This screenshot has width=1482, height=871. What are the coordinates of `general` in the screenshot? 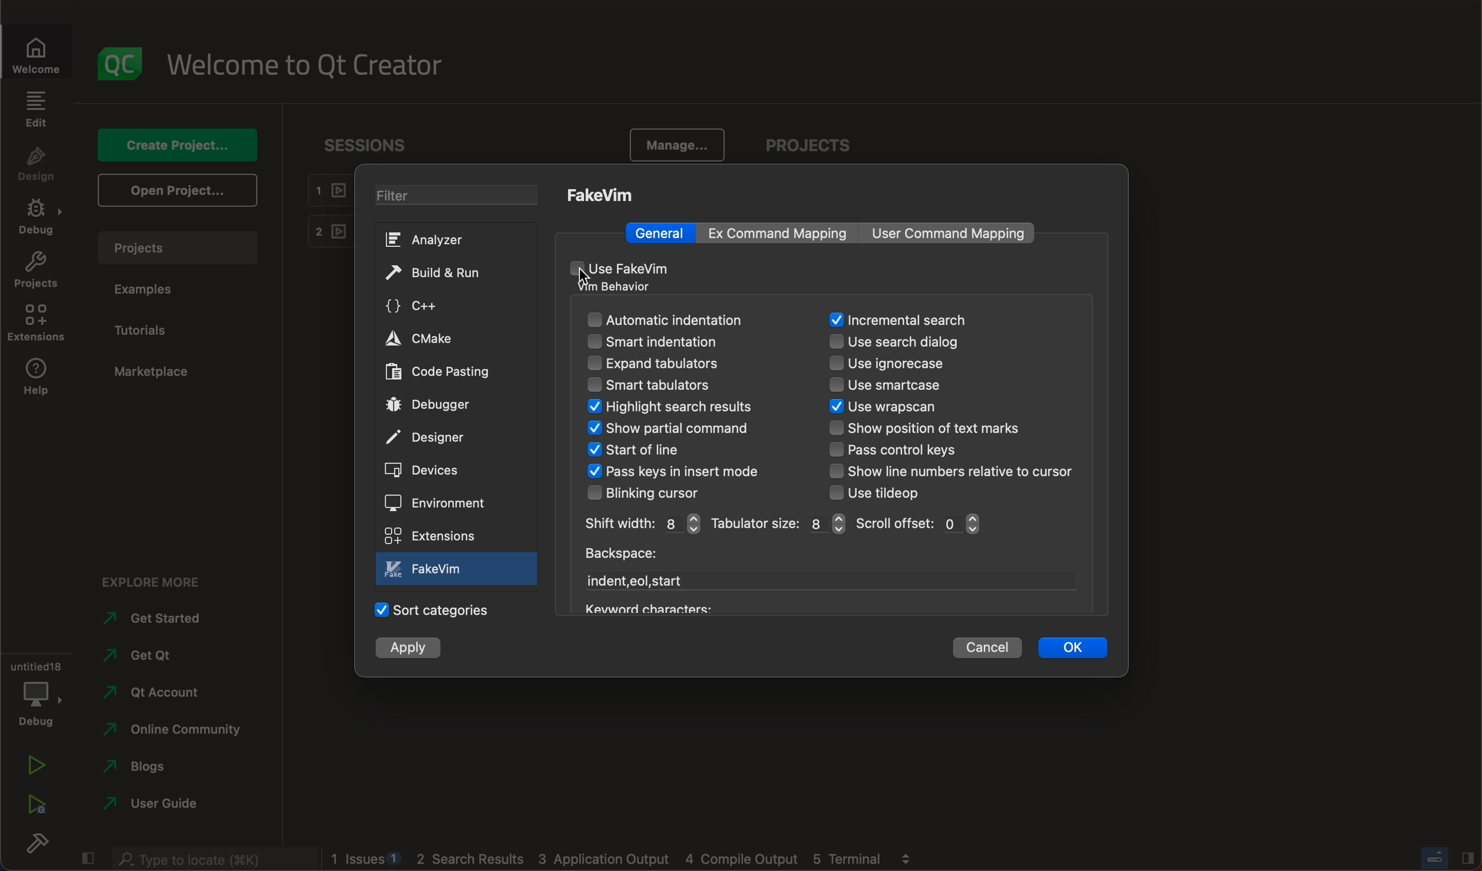 It's located at (663, 233).